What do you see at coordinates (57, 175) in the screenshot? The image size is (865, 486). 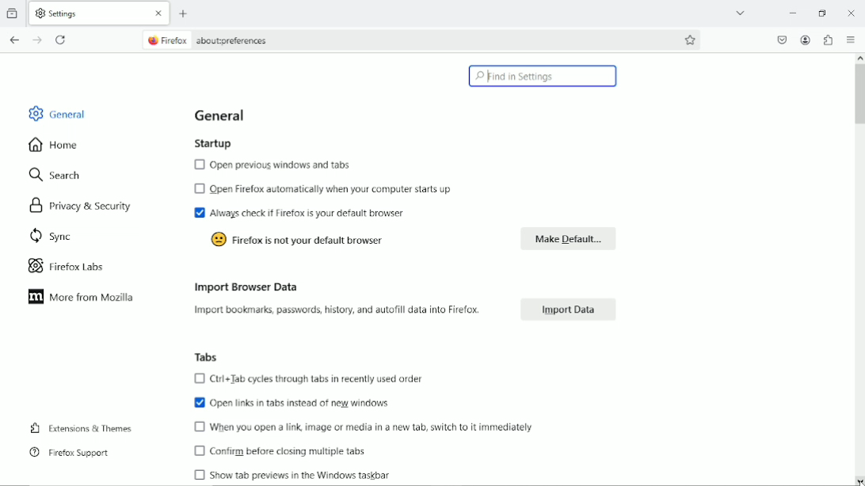 I see `search` at bounding box center [57, 175].